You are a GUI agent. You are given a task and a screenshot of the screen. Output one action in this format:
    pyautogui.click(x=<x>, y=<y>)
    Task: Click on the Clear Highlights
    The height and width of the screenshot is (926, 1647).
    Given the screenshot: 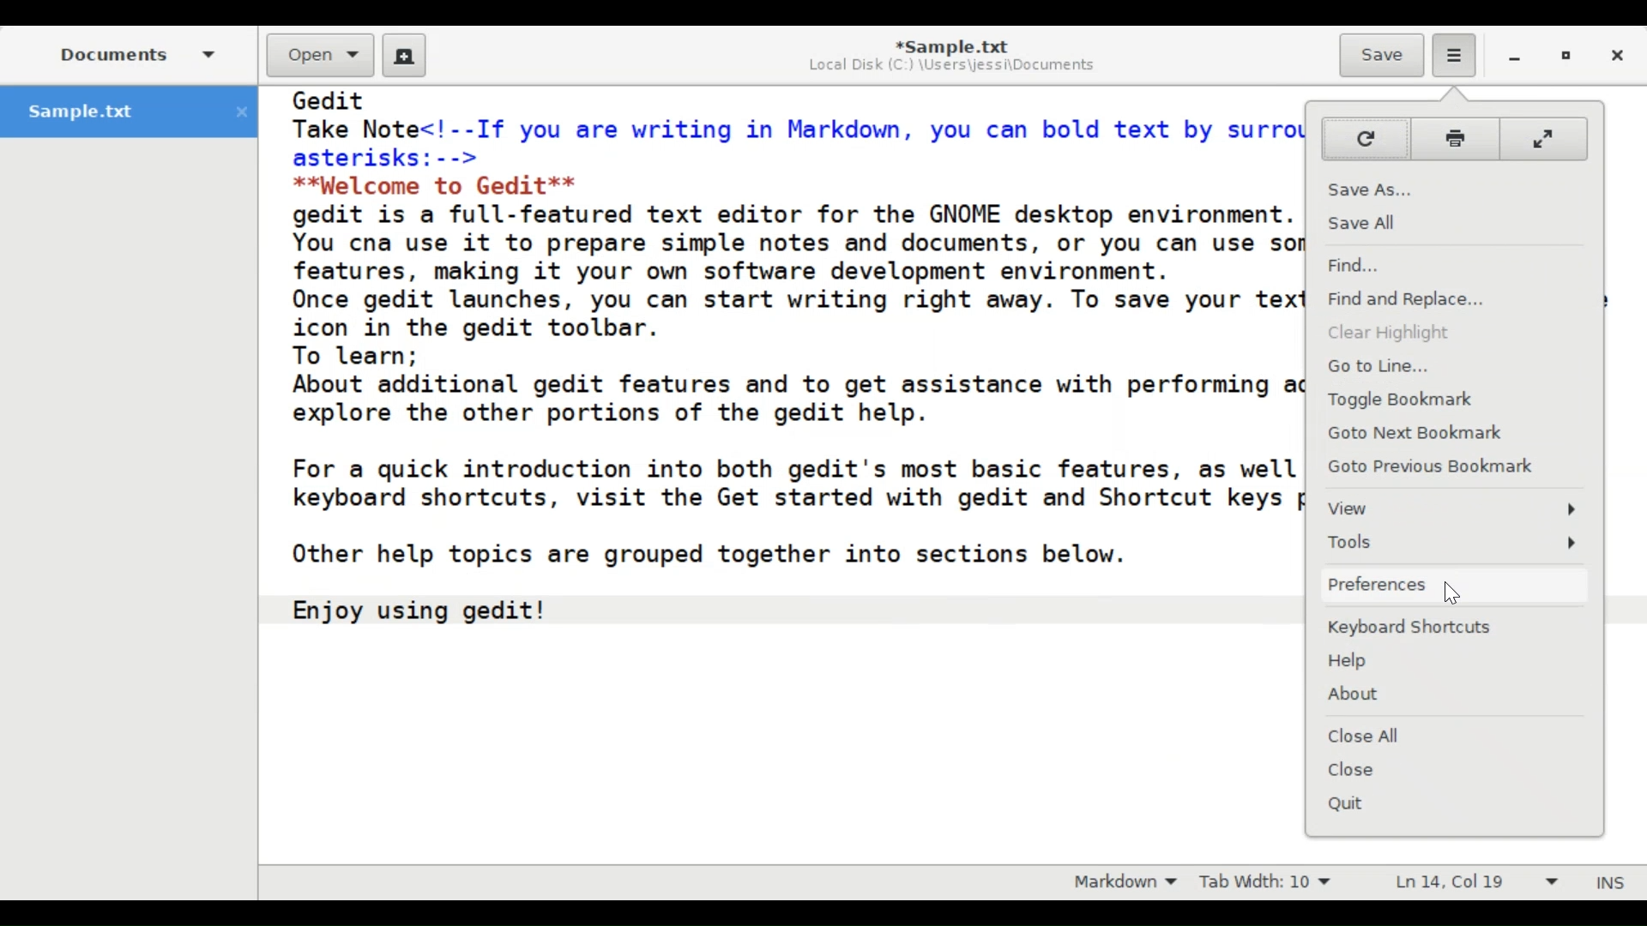 What is the action you would take?
    pyautogui.click(x=1456, y=331)
    